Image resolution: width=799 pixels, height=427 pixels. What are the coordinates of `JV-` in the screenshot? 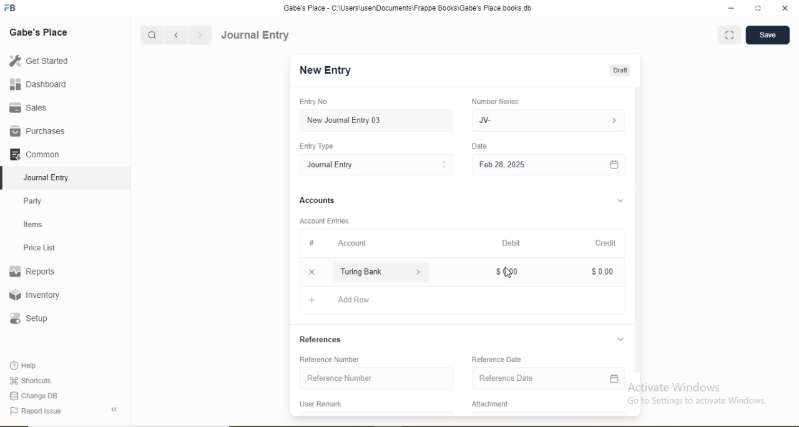 It's located at (485, 120).